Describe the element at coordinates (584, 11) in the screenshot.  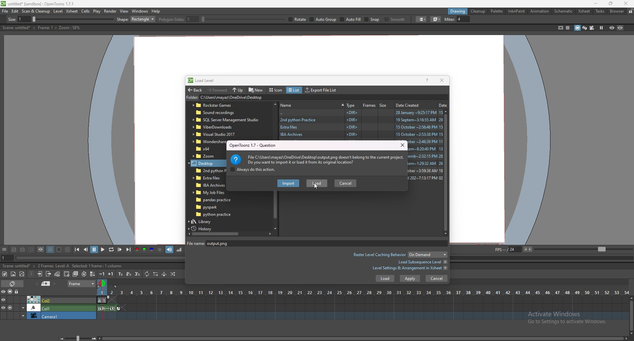
I see `xsheet` at that location.